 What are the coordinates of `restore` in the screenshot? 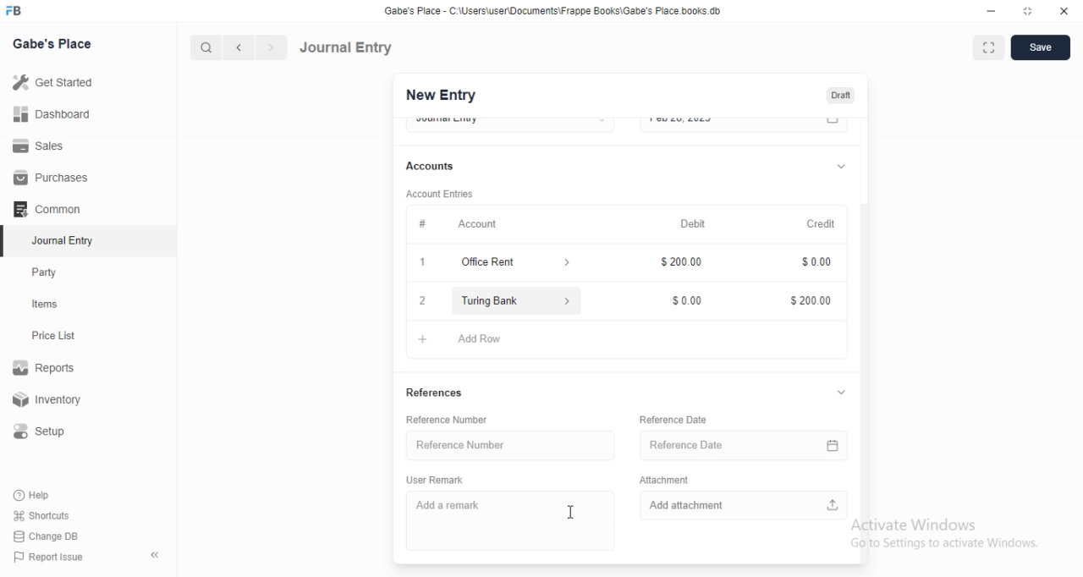 It's located at (1031, 11).